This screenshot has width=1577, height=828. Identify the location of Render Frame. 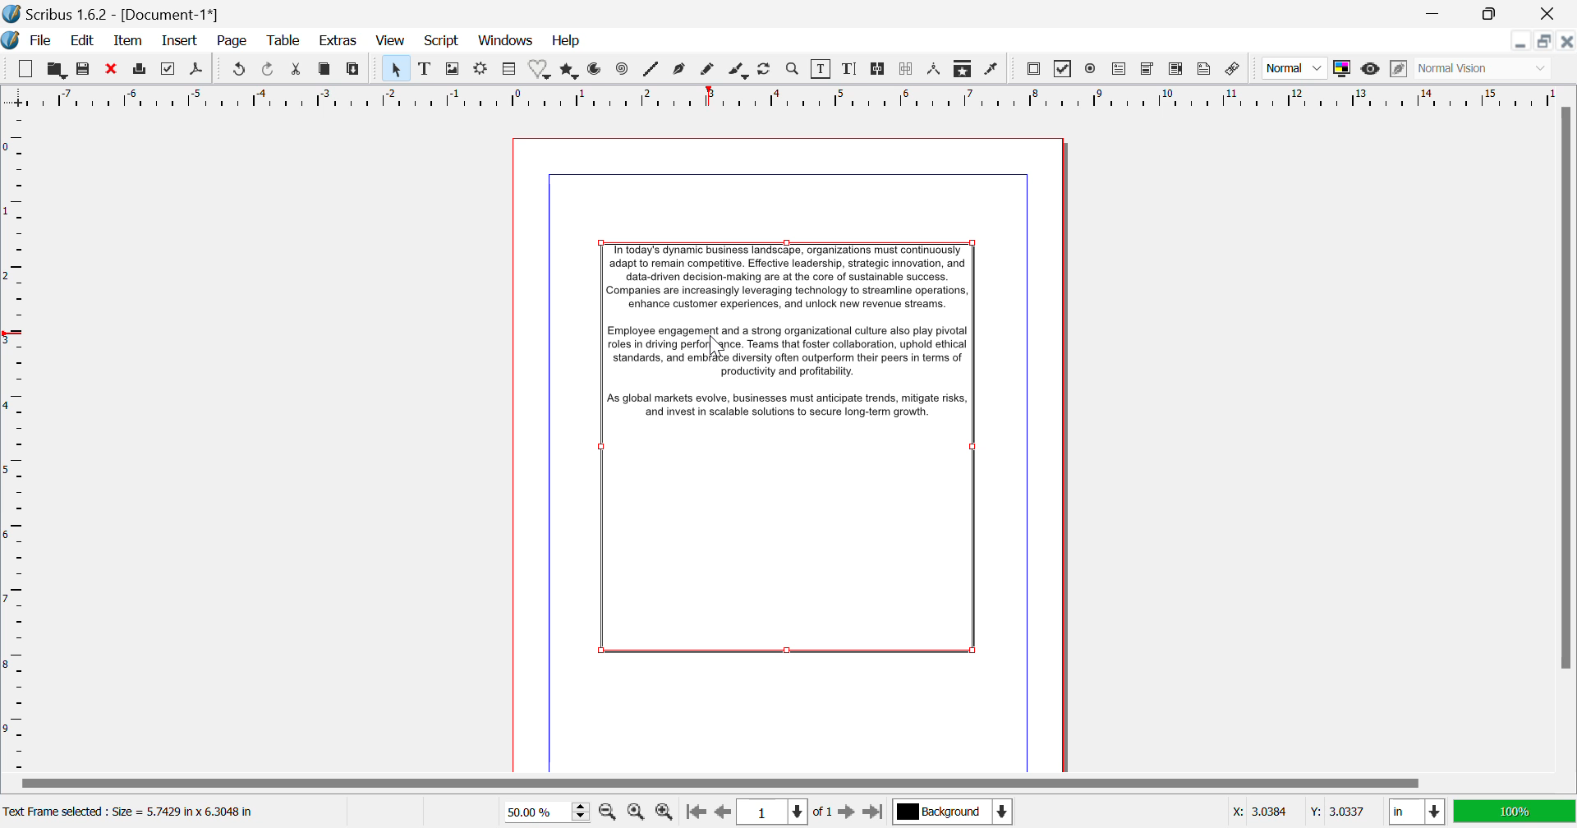
(484, 69).